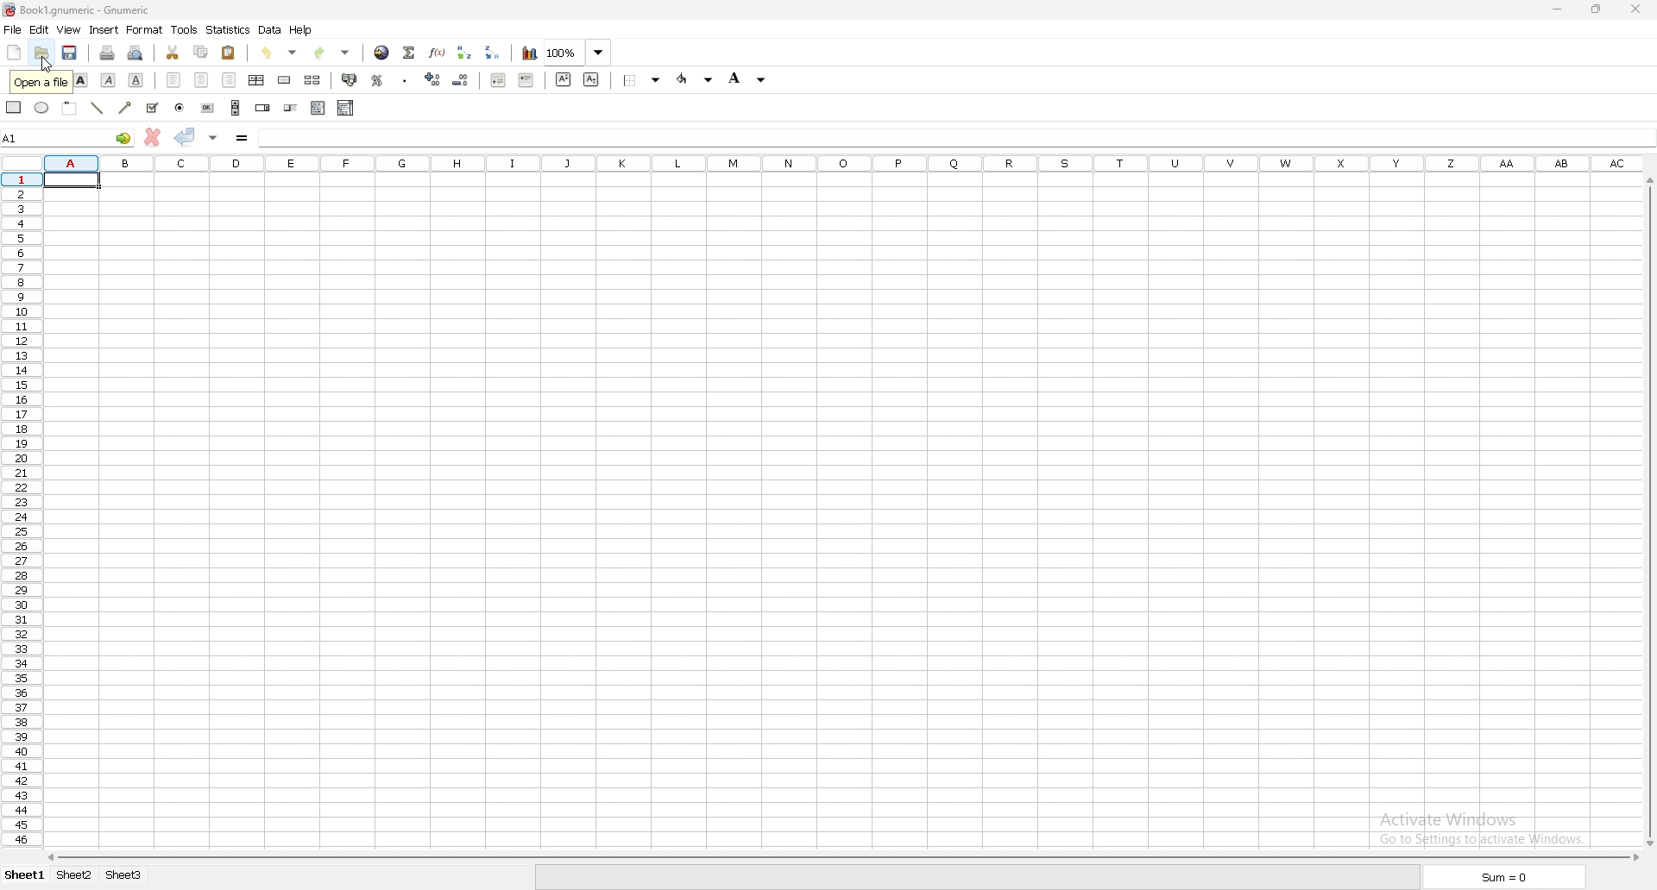 This screenshot has height=890, width=1657. What do you see at coordinates (257, 80) in the screenshot?
I see `centre horizontally` at bounding box center [257, 80].